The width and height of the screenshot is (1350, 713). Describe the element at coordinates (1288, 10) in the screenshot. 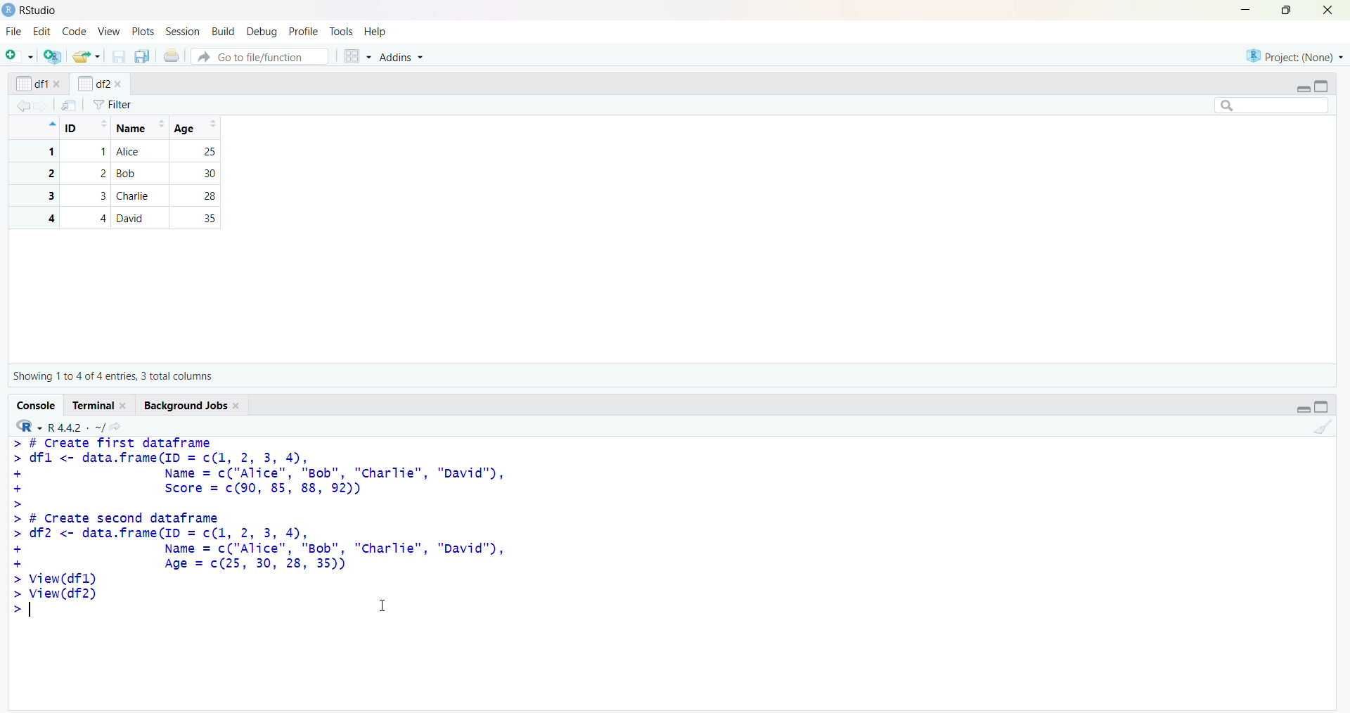

I see `maximize` at that location.